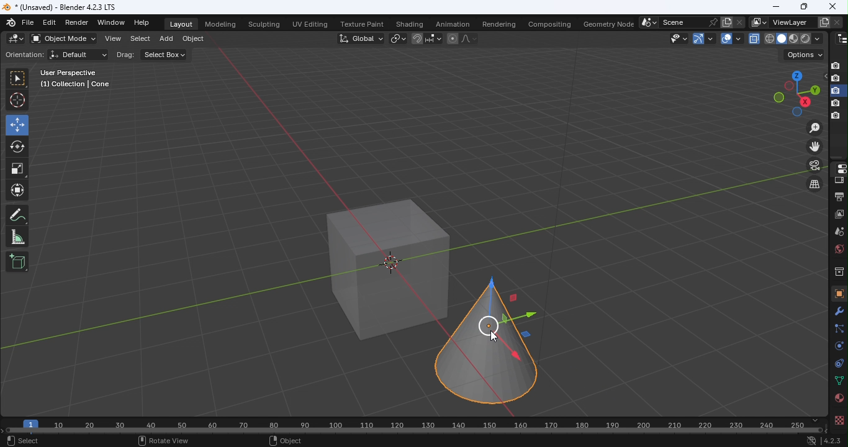  What do you see at coordinates (836, 116) in the screenshot?
I see `disable in renders` at bounding box center [836, 116].